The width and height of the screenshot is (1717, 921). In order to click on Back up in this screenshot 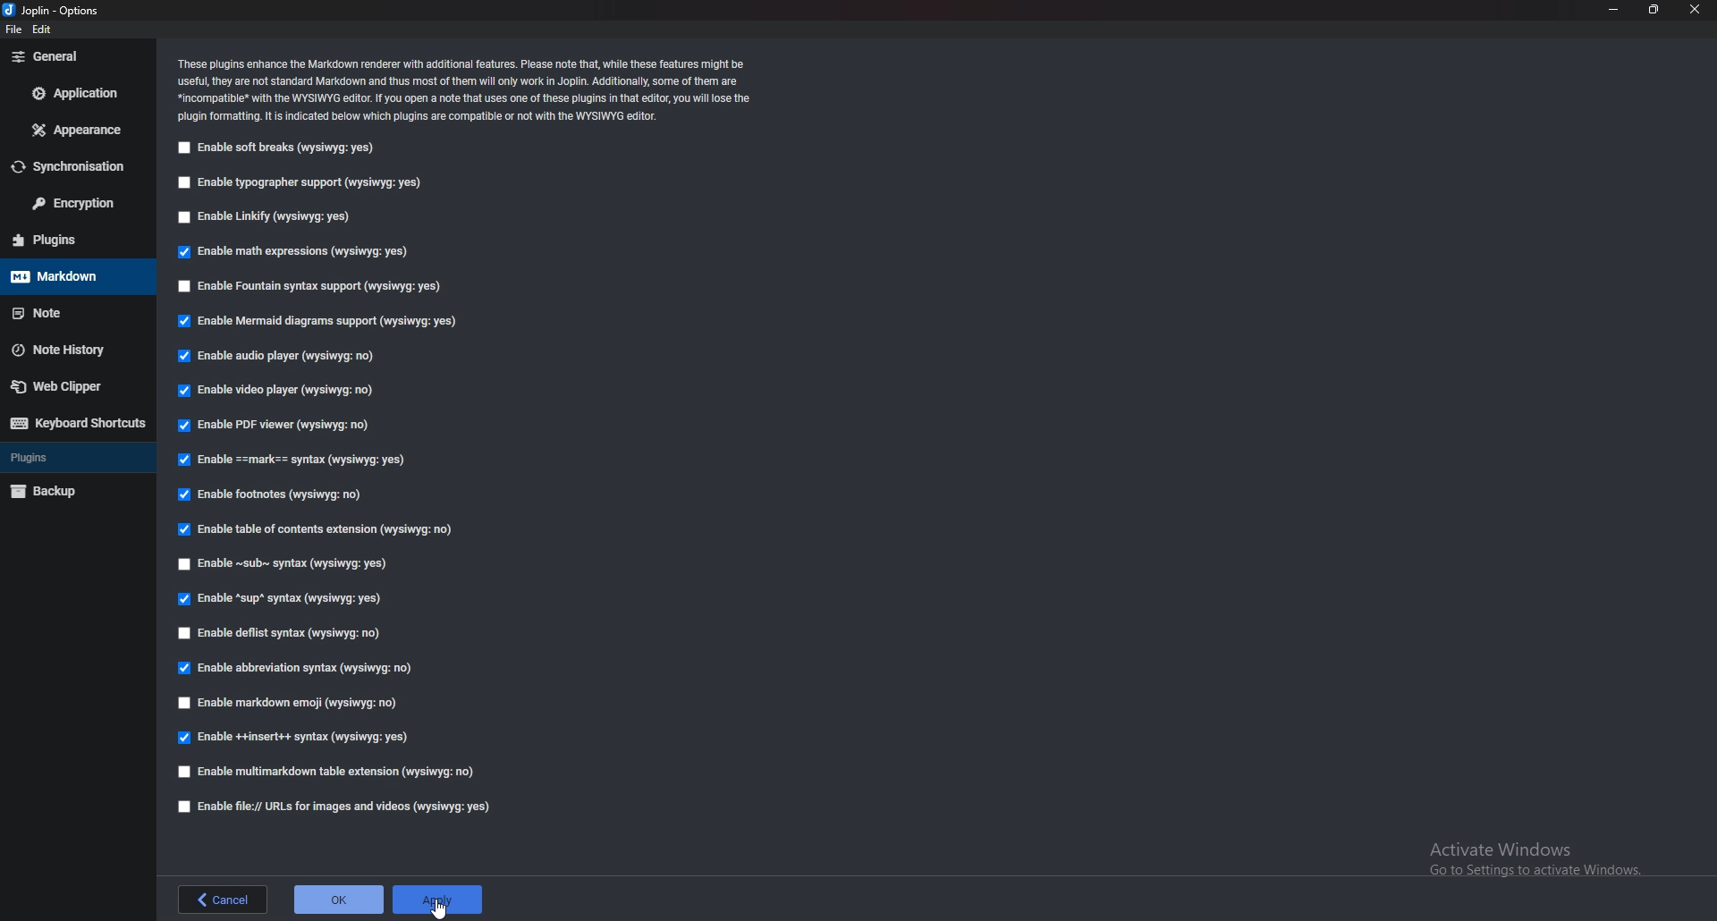, I will do `click(76, 491)`.